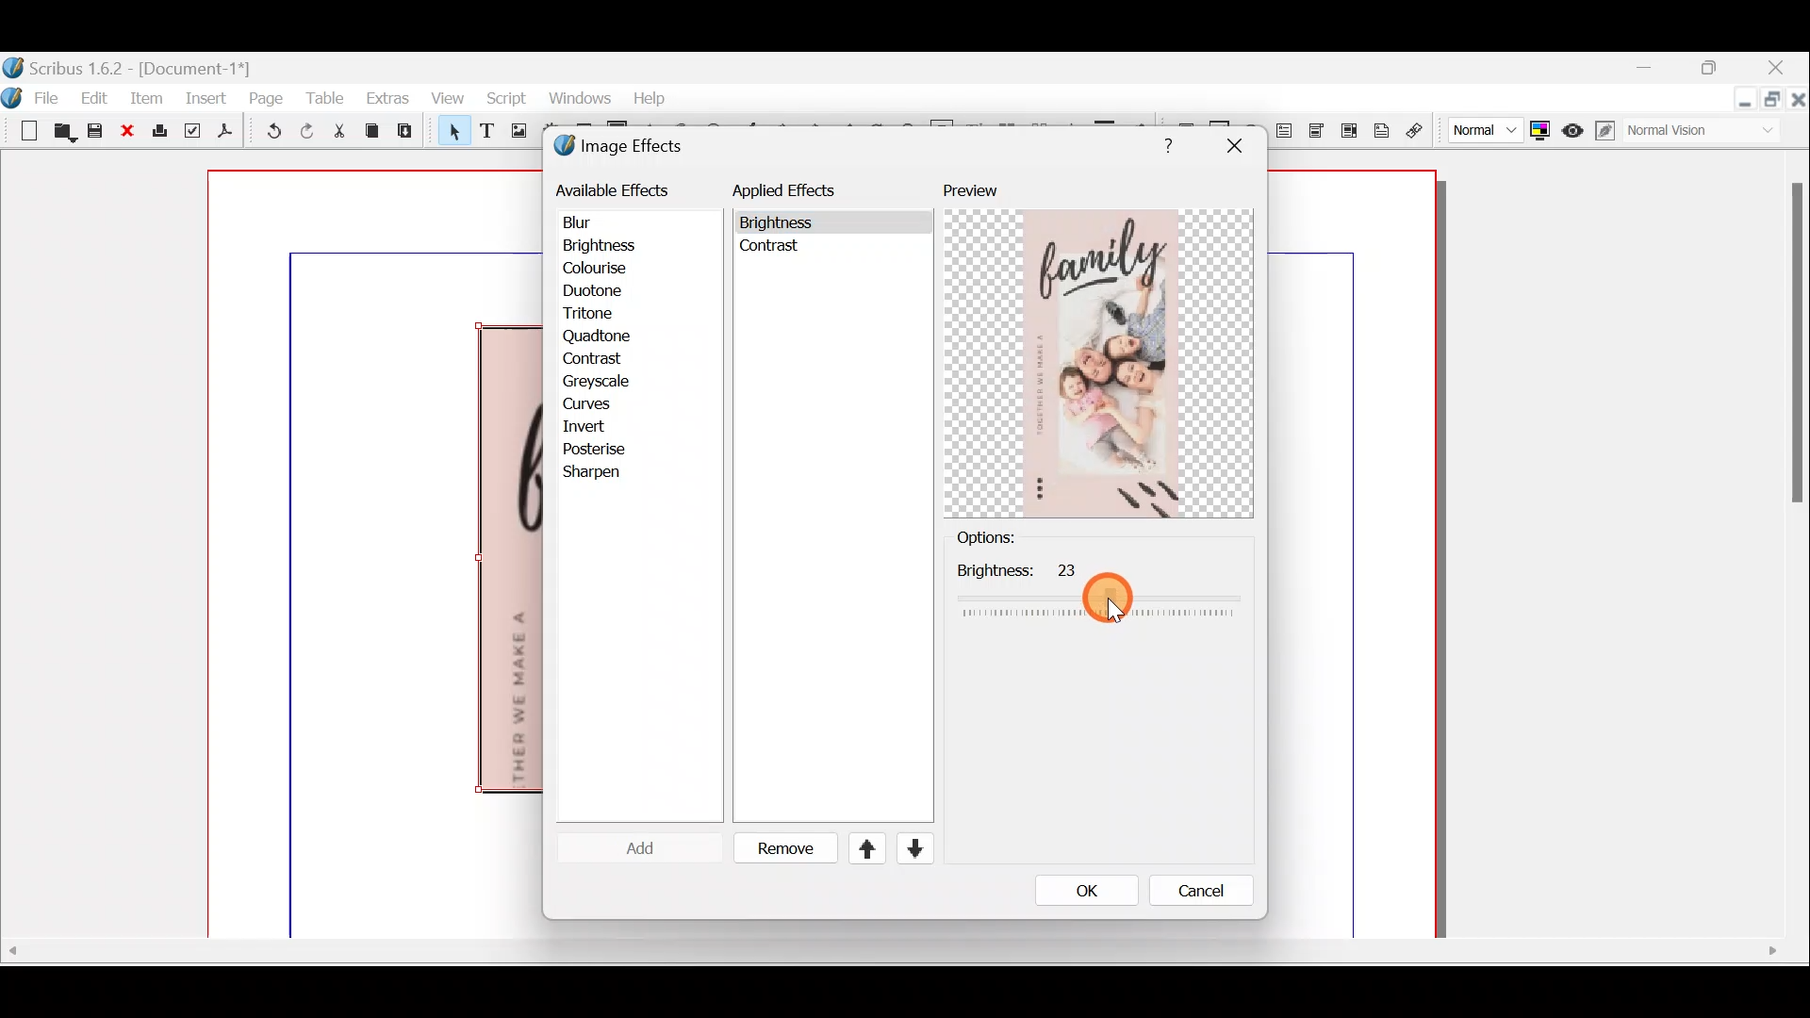 This screenshot has height=1018, width=1810. What do you see at coordinates (650, 96) in the screenshot?
I see `Help` at bounding box center [650, 96].